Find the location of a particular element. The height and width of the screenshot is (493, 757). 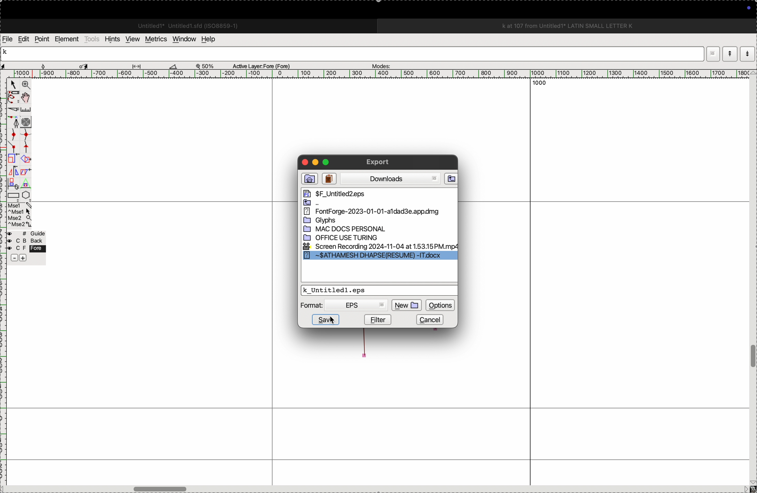

file is located at coordinates (308, 179).